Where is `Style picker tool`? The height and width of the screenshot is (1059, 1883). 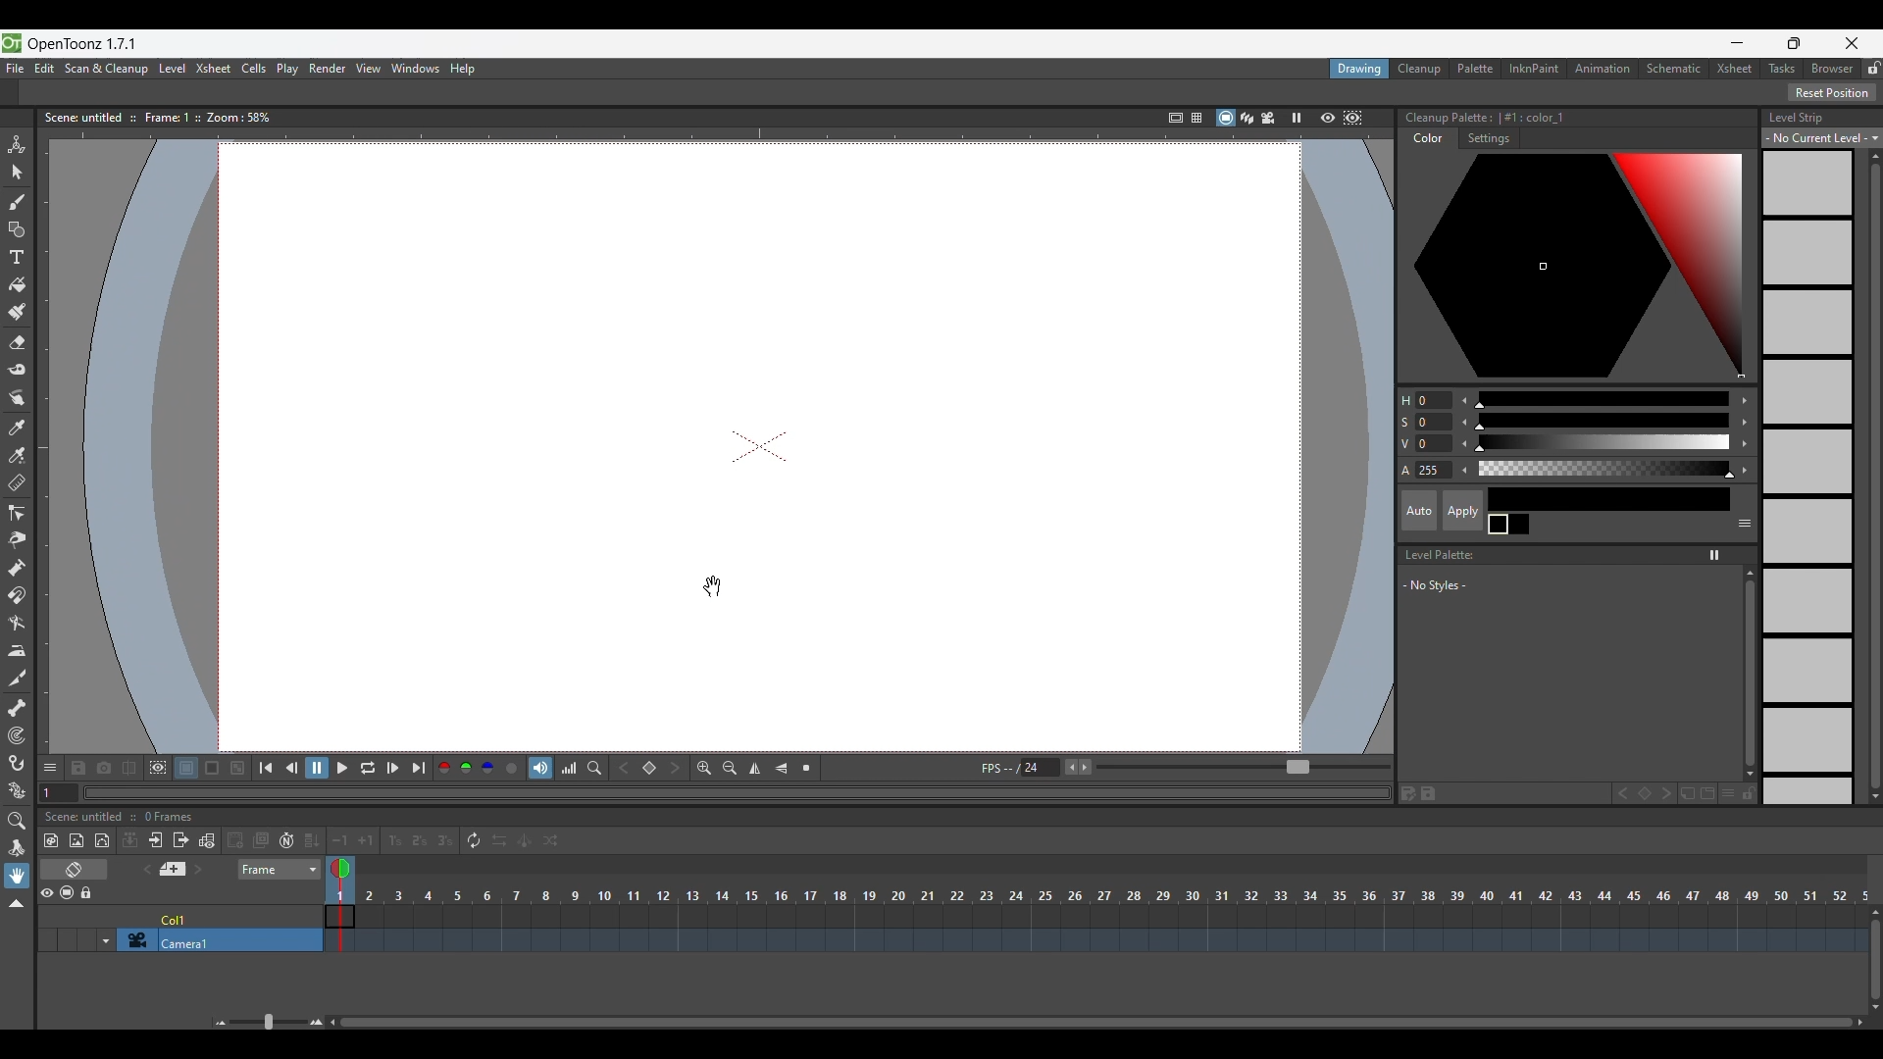 Style picker tool is located at coordinates (17, 428).